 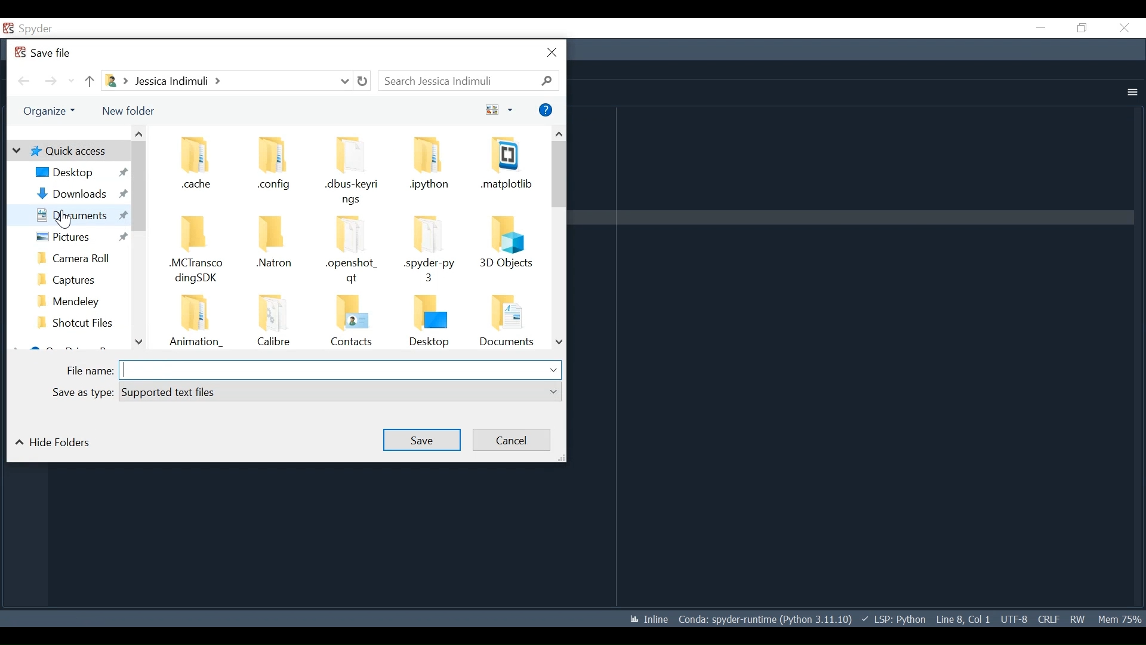 What do you see at coordinates (468, 80) in the screenshot?
I see `Search` at bounding box center [468, 80].